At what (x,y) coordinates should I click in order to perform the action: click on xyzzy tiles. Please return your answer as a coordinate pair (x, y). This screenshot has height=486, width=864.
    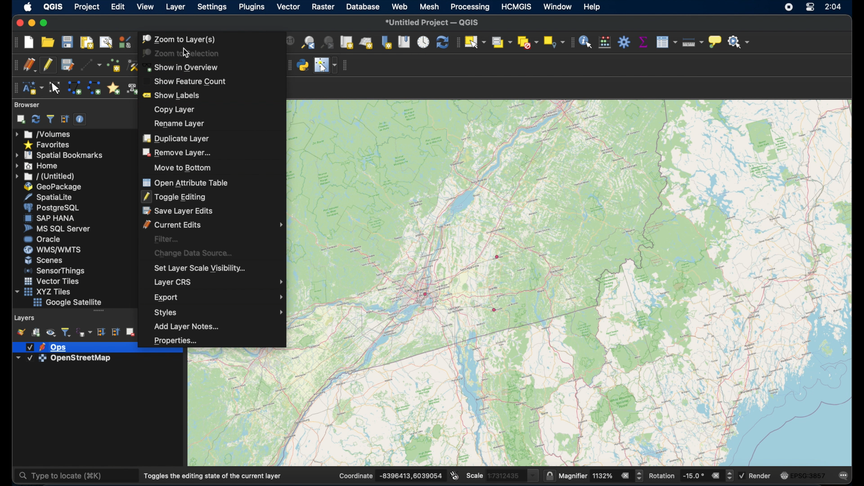
    Looking at the image, I should click on (44, 292).